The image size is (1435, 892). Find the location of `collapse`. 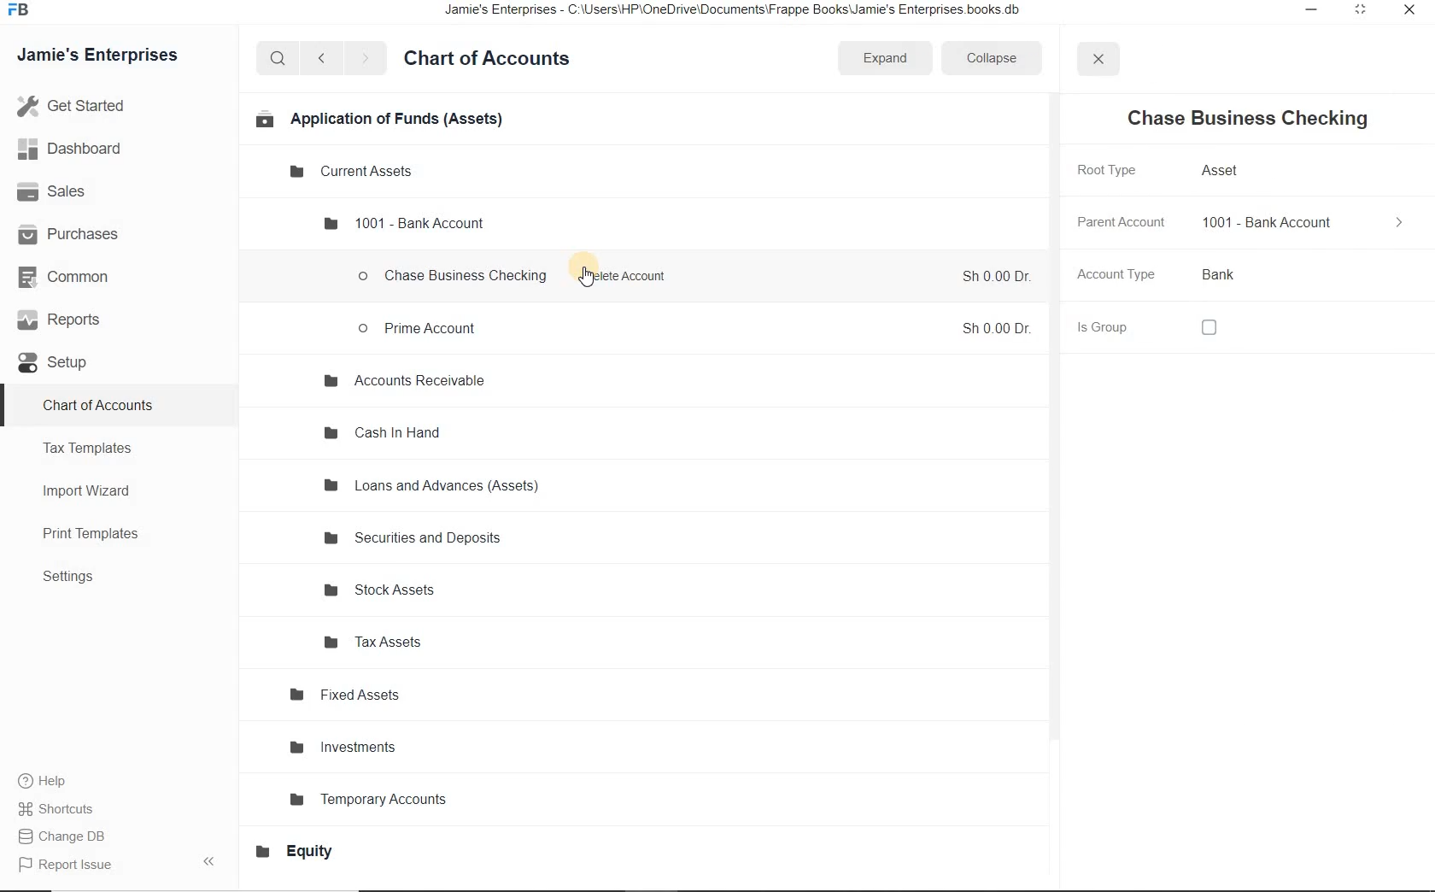

collapse is located at coordinates (1400, 222).